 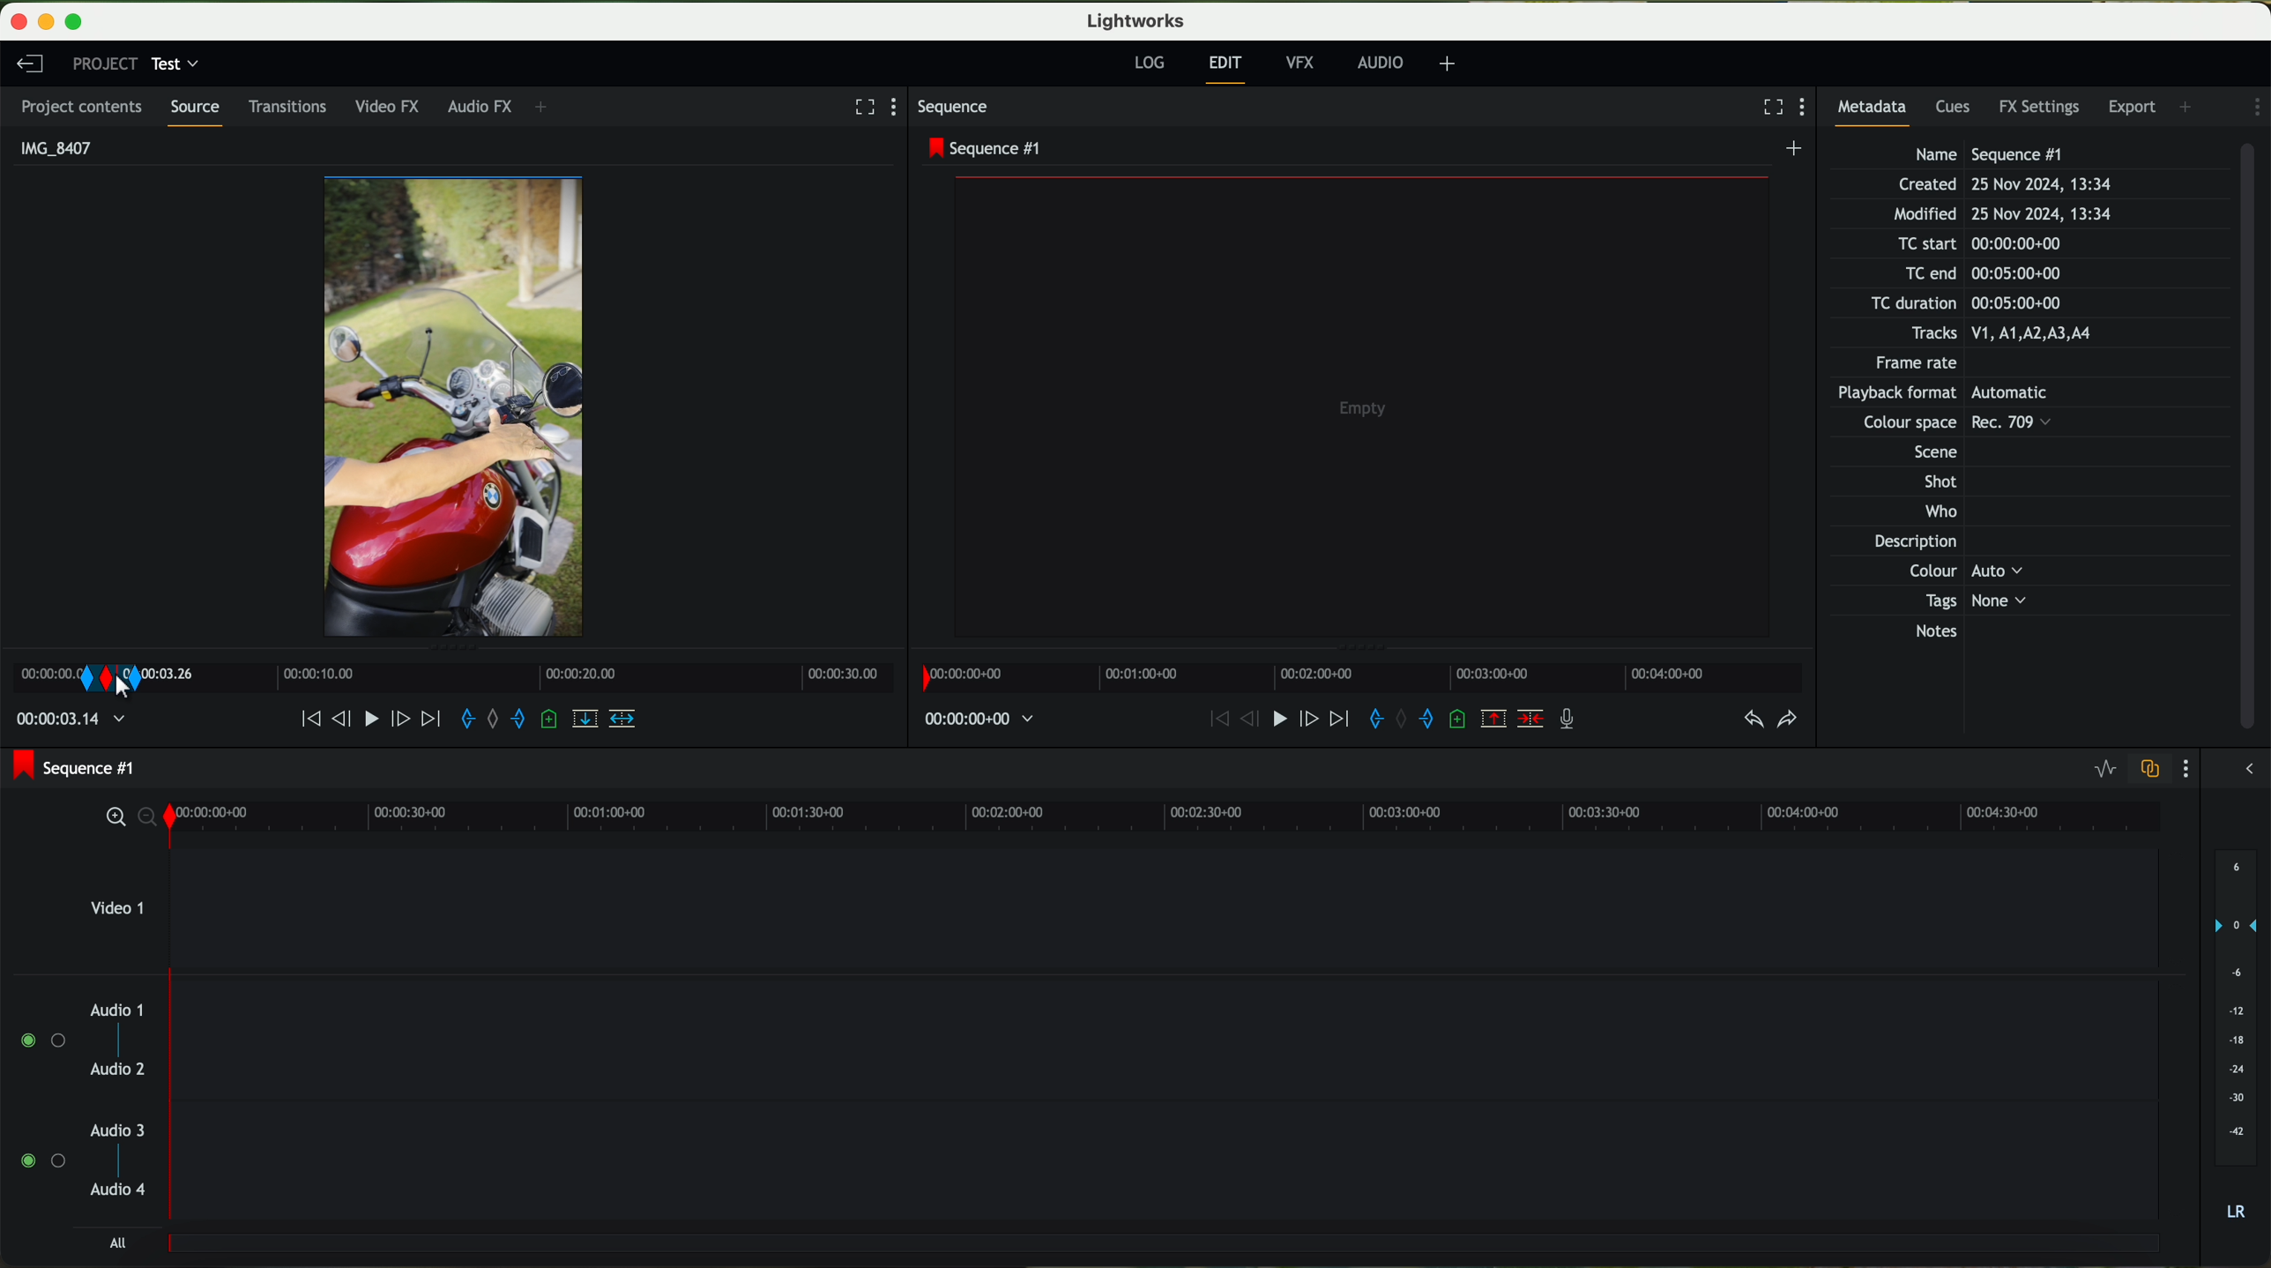 What do you see at coordinates (40, 1101) in the screenshot?
I see `enable audio tracks` at bounding box center [40, 1101].